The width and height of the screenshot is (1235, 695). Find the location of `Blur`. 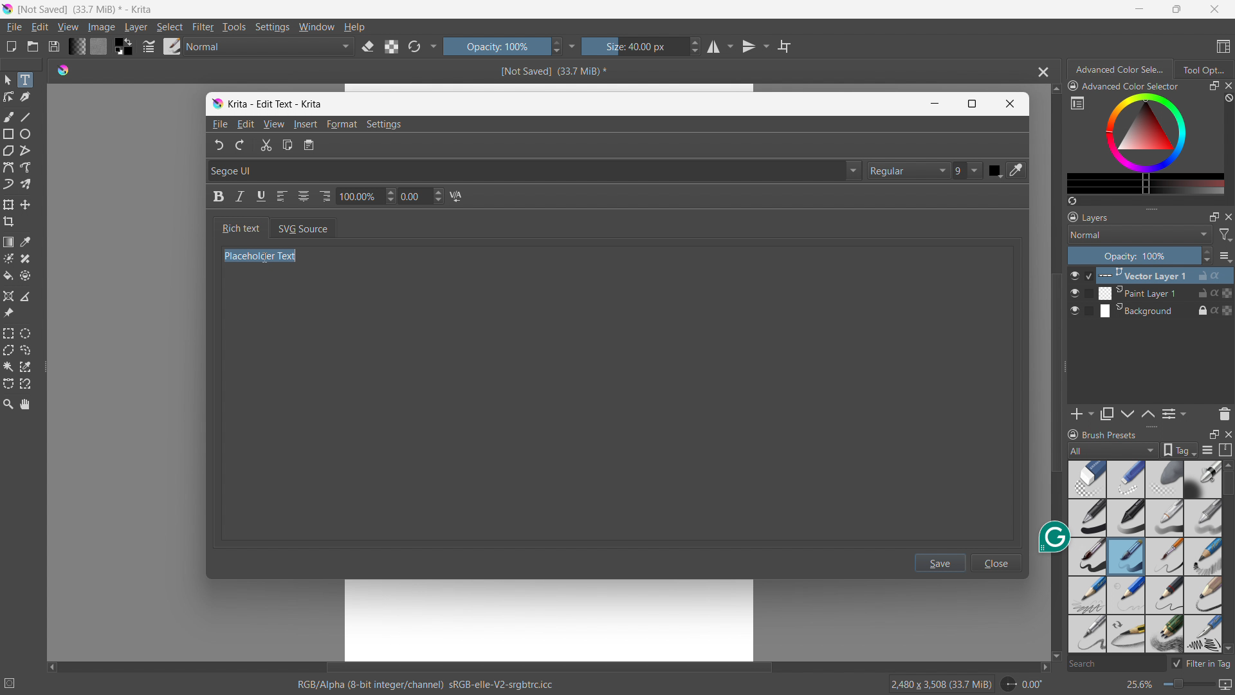

Blur is located at coordinates (1088, 479).